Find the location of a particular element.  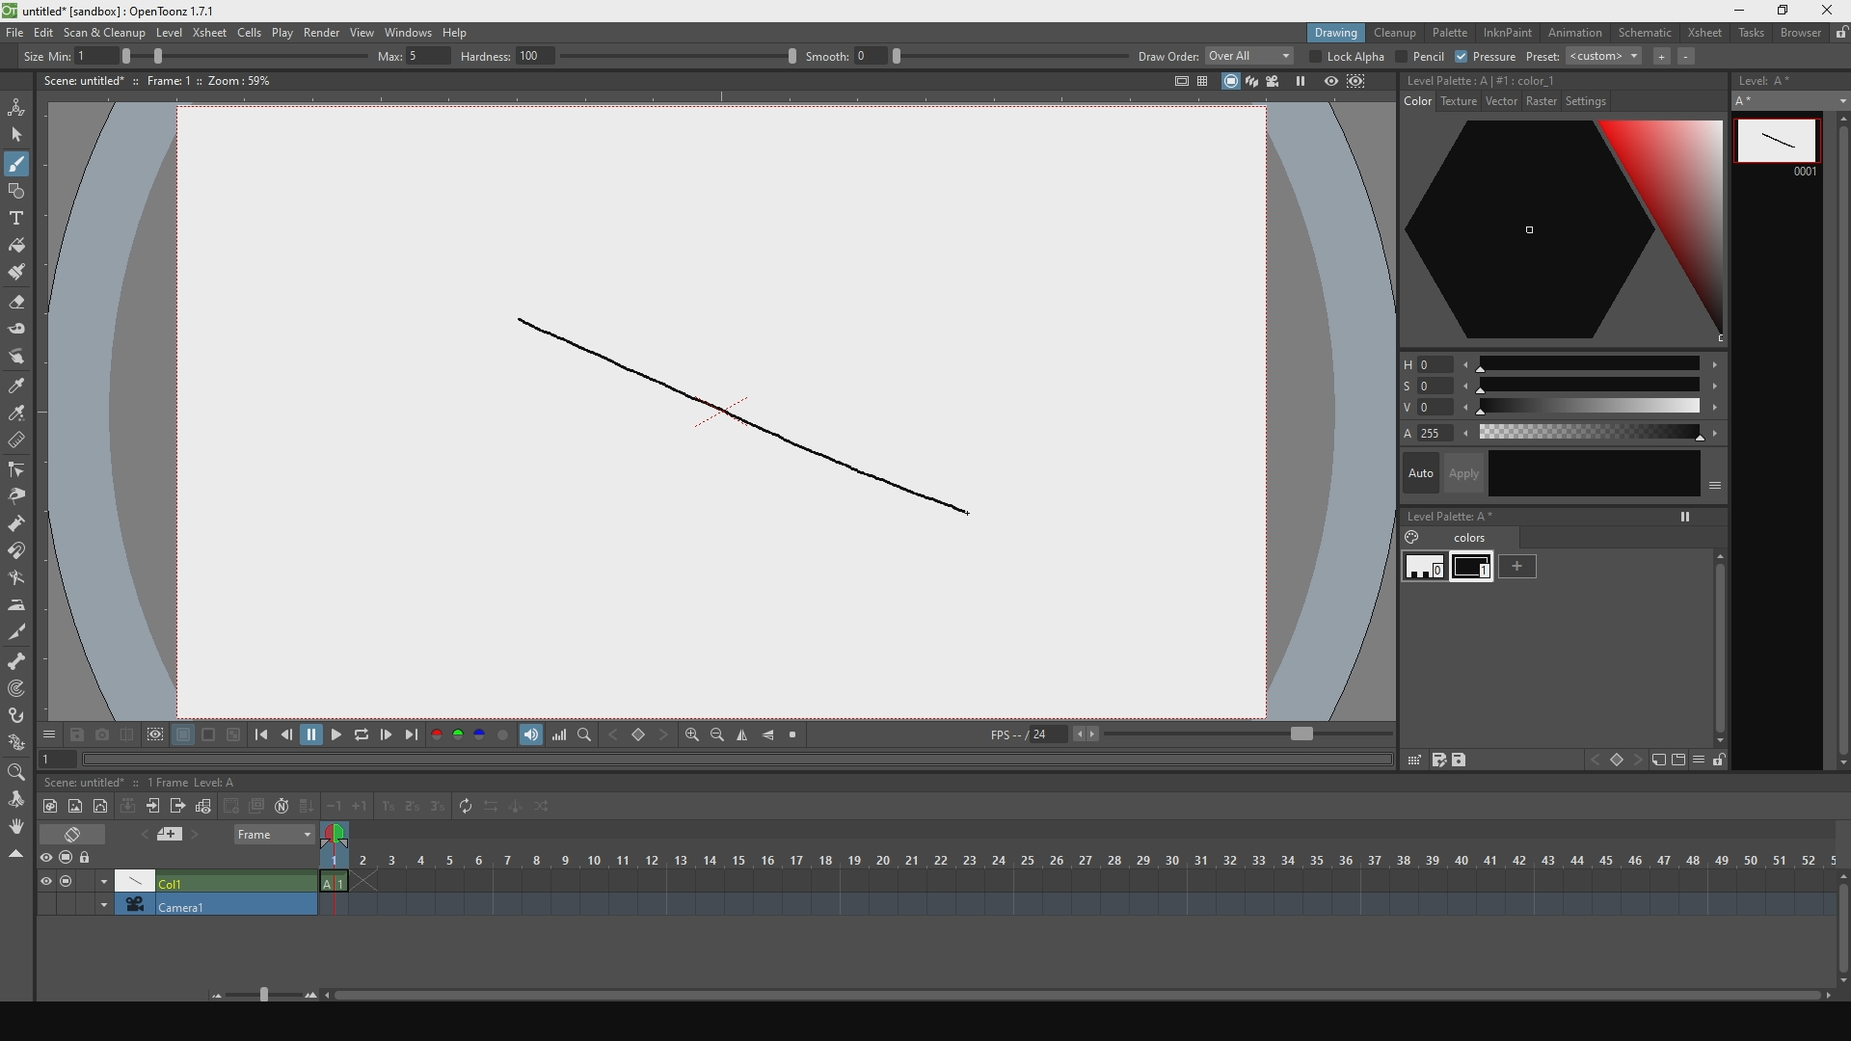

color select is located at coordinates (18, 415).